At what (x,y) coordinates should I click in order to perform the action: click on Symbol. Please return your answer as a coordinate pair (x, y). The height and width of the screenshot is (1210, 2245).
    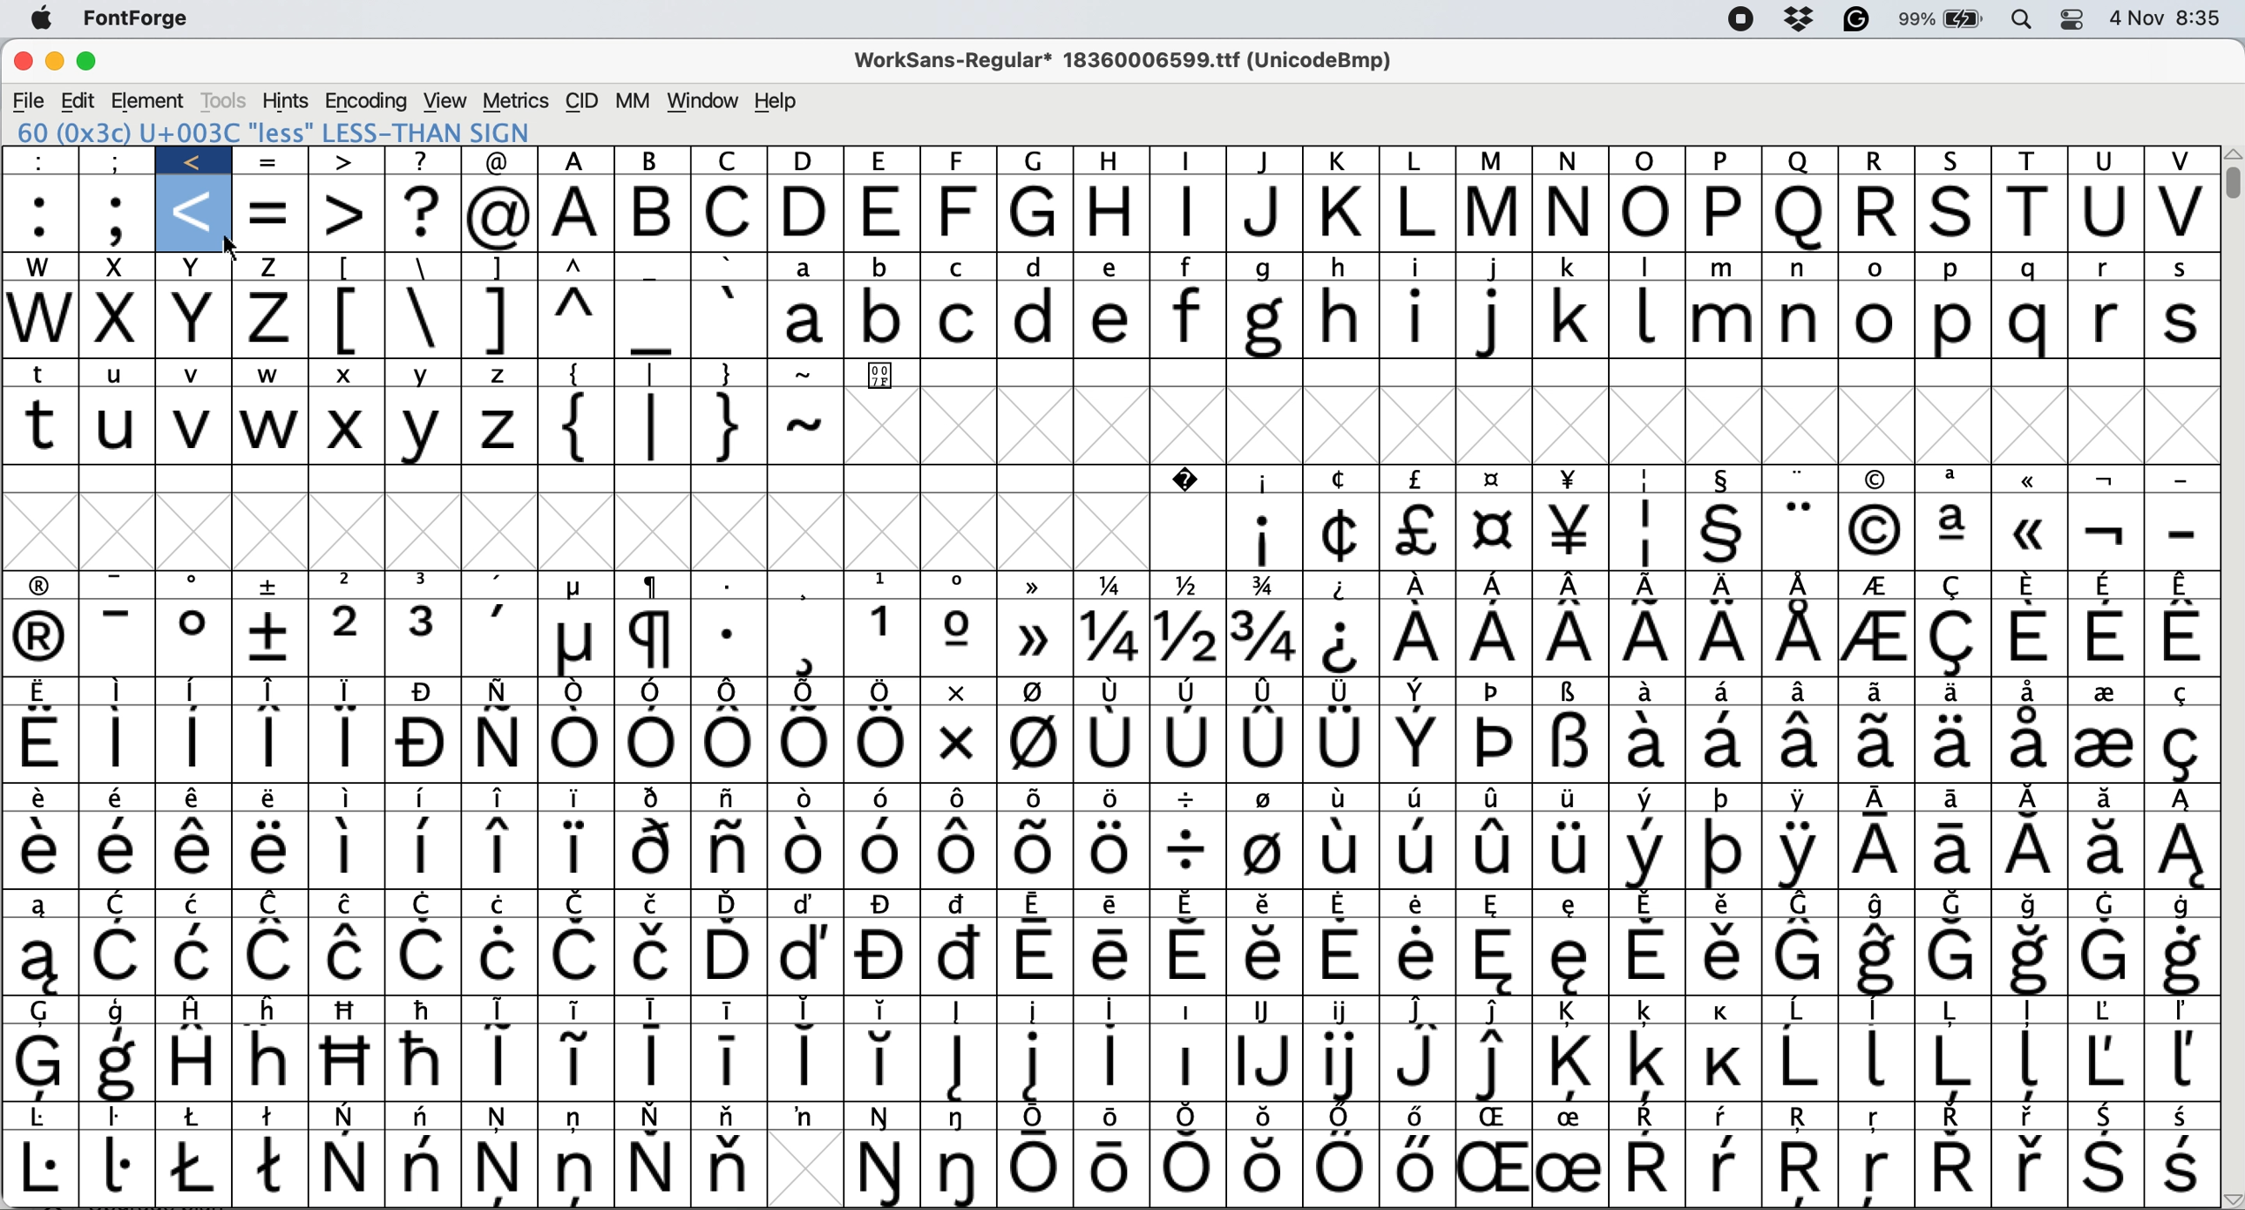
    Looking at the image, I should click on (655, 586).